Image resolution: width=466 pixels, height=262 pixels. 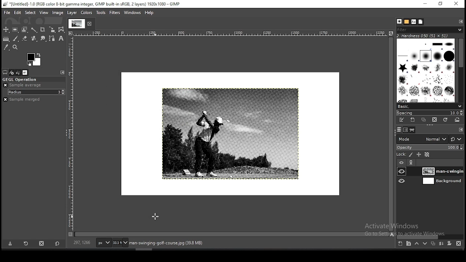 What do you see at coordinates (43, 38) in the screenshot?
I see `smudge tool` at bounding box center [43, 38].